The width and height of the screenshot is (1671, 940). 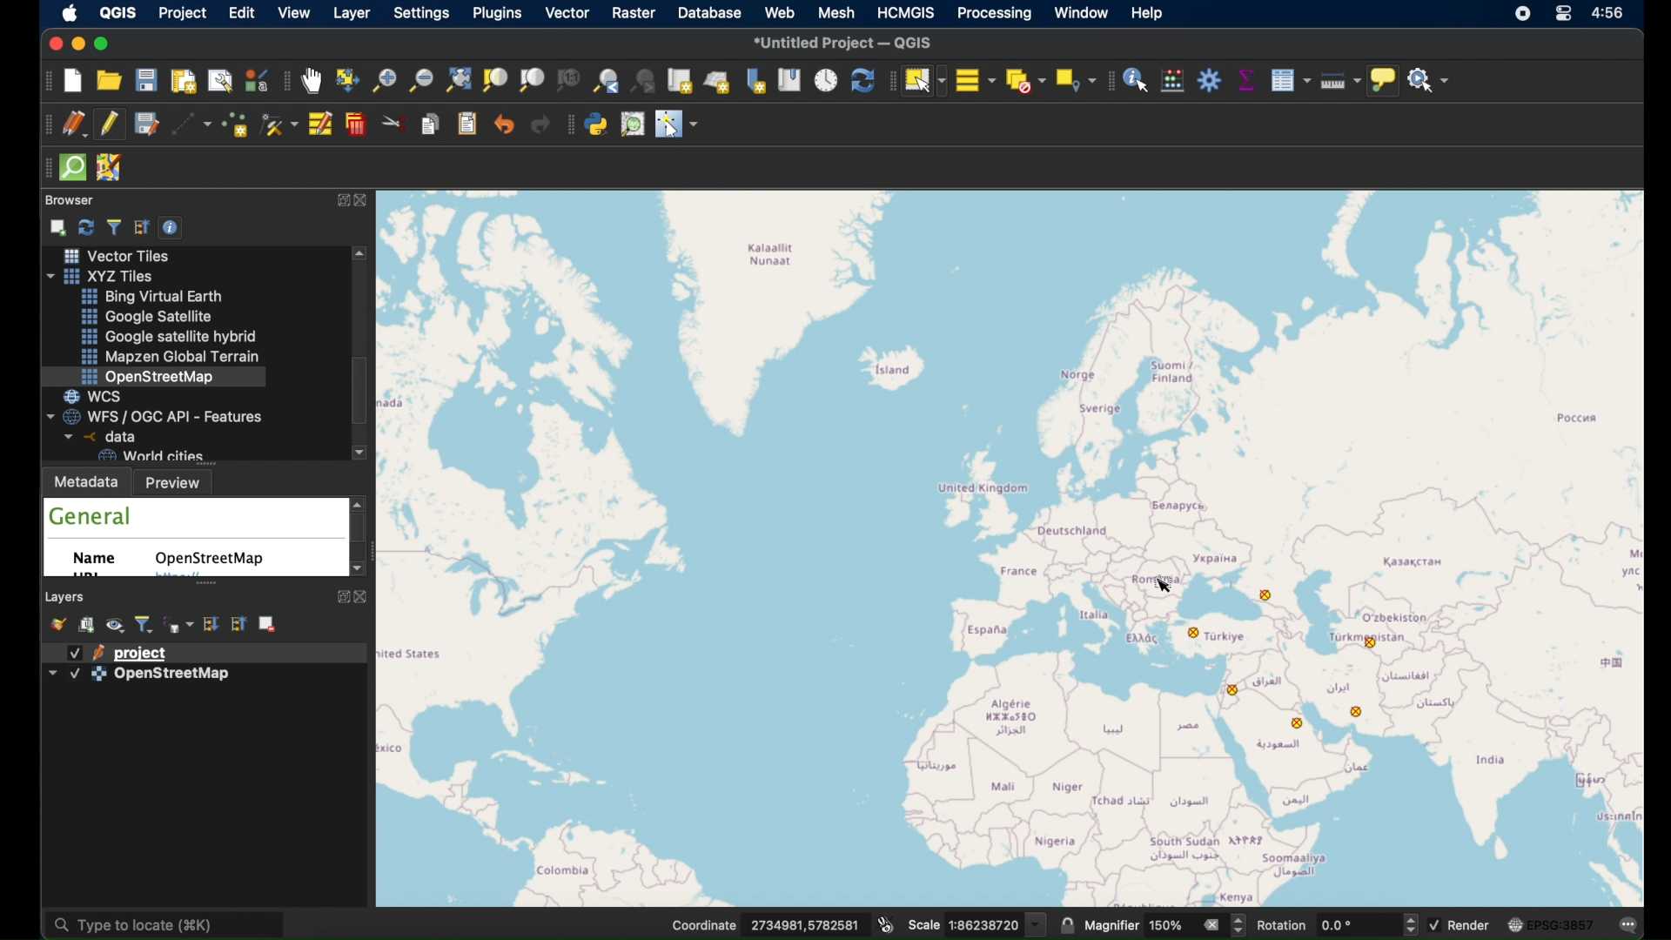 I want to click on database, so click(x=708, y=12).